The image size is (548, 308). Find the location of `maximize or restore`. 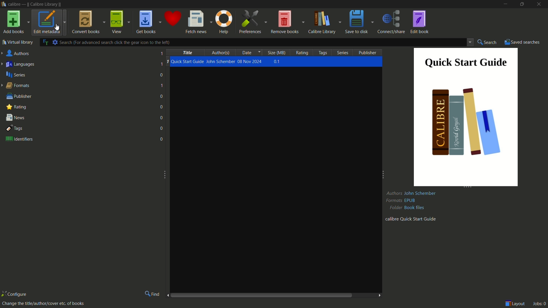

maximize or restore is located at coordinates (523, 4).